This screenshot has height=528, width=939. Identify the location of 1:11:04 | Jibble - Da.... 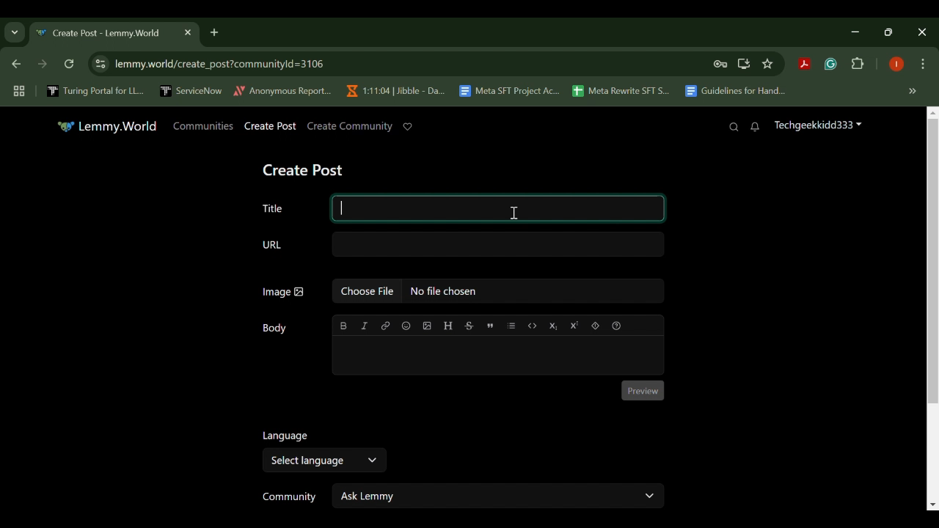
(395, 91).